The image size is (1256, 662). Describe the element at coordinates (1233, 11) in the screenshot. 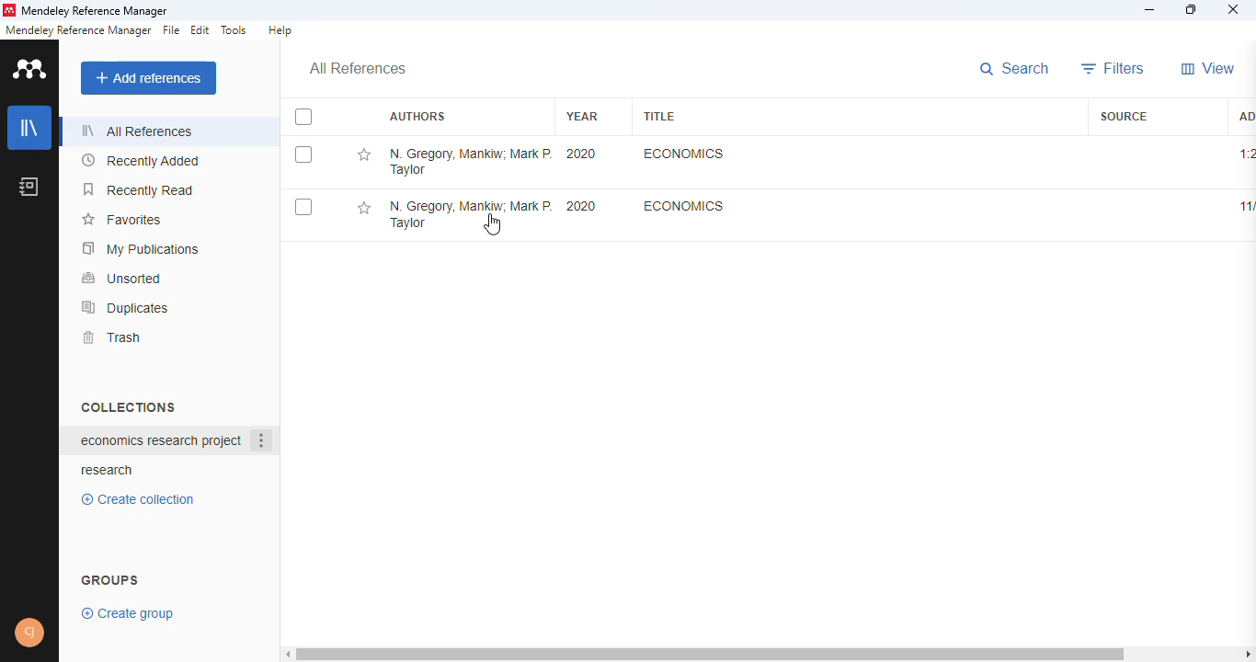

I see `close` at that location.